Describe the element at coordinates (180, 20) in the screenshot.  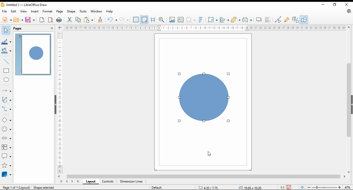
I see `insert text box` at that location.